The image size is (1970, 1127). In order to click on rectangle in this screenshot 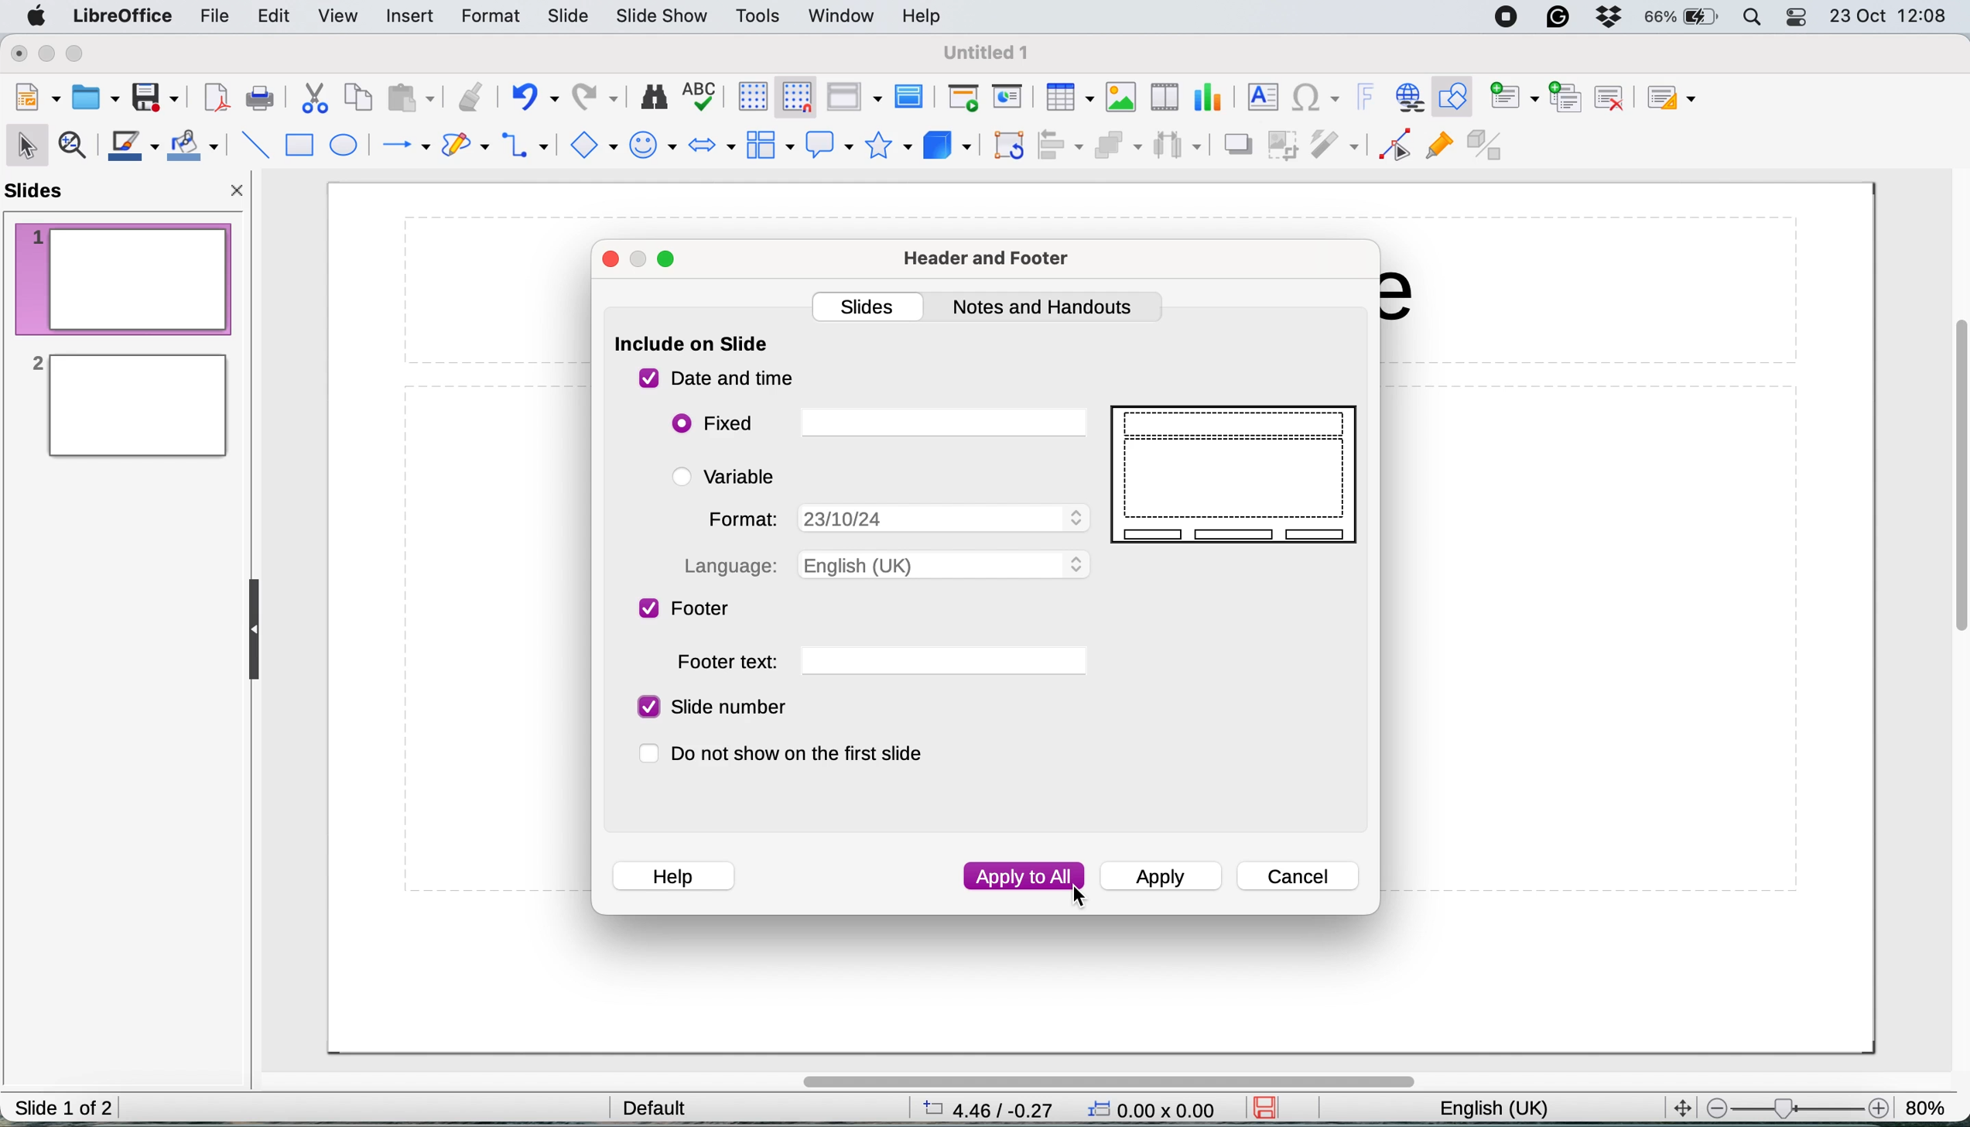, I will do `click(299, 147)`.